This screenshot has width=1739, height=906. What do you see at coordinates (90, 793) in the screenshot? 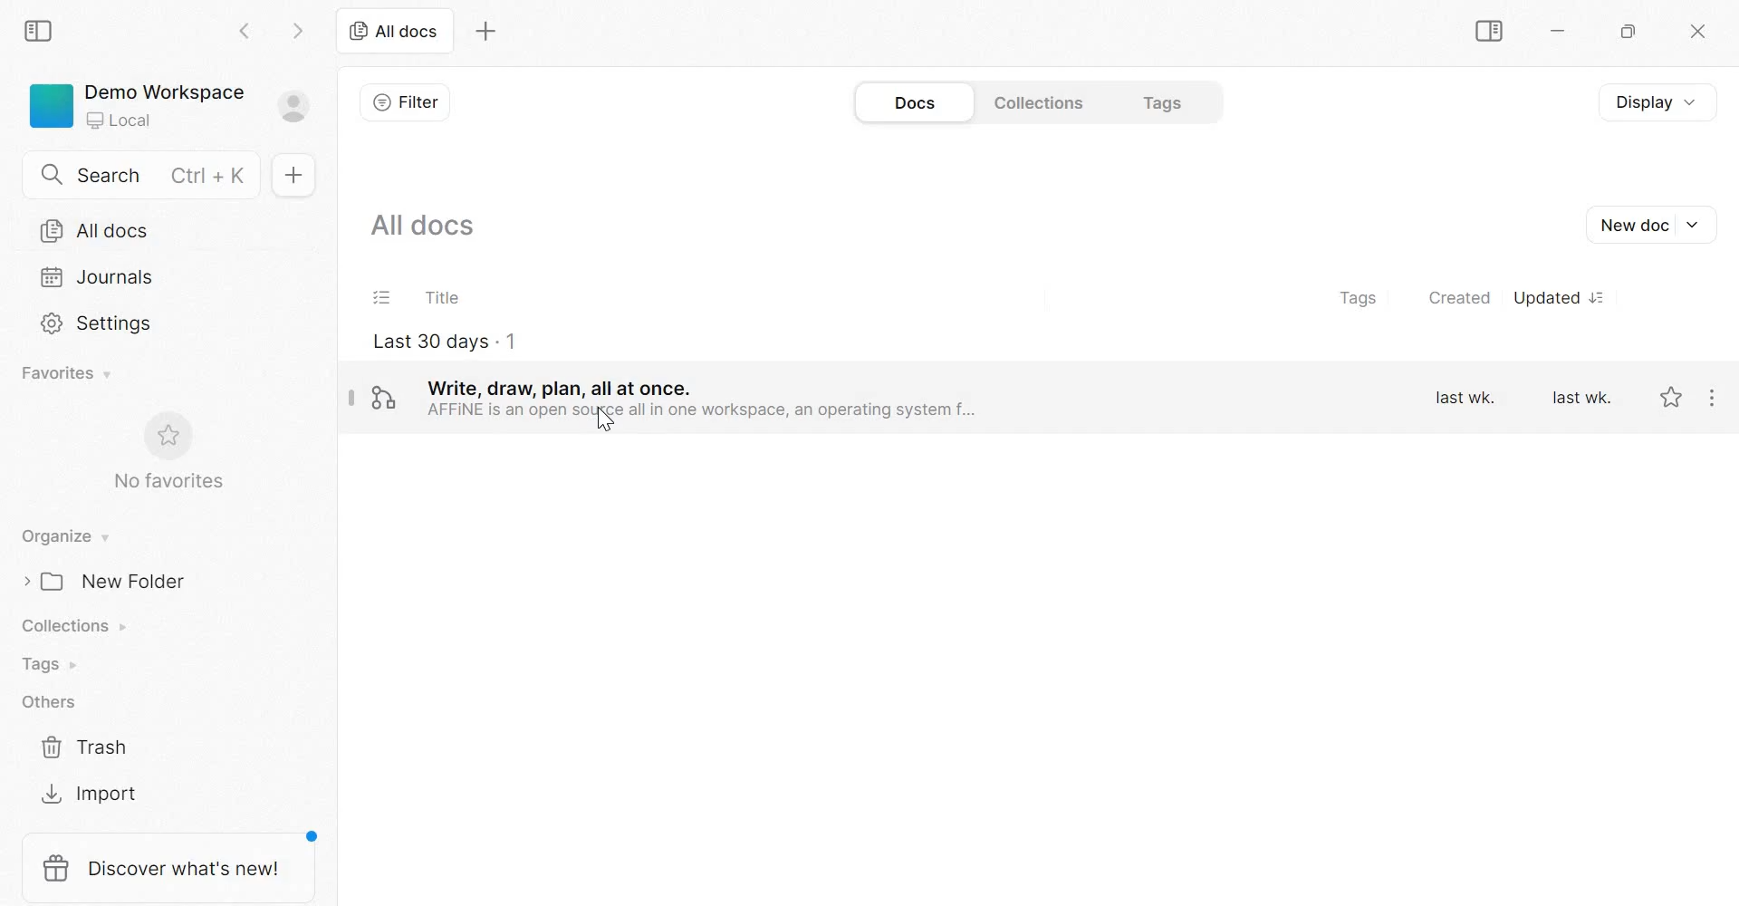
I see `Import` at bounding box center [90, 793].